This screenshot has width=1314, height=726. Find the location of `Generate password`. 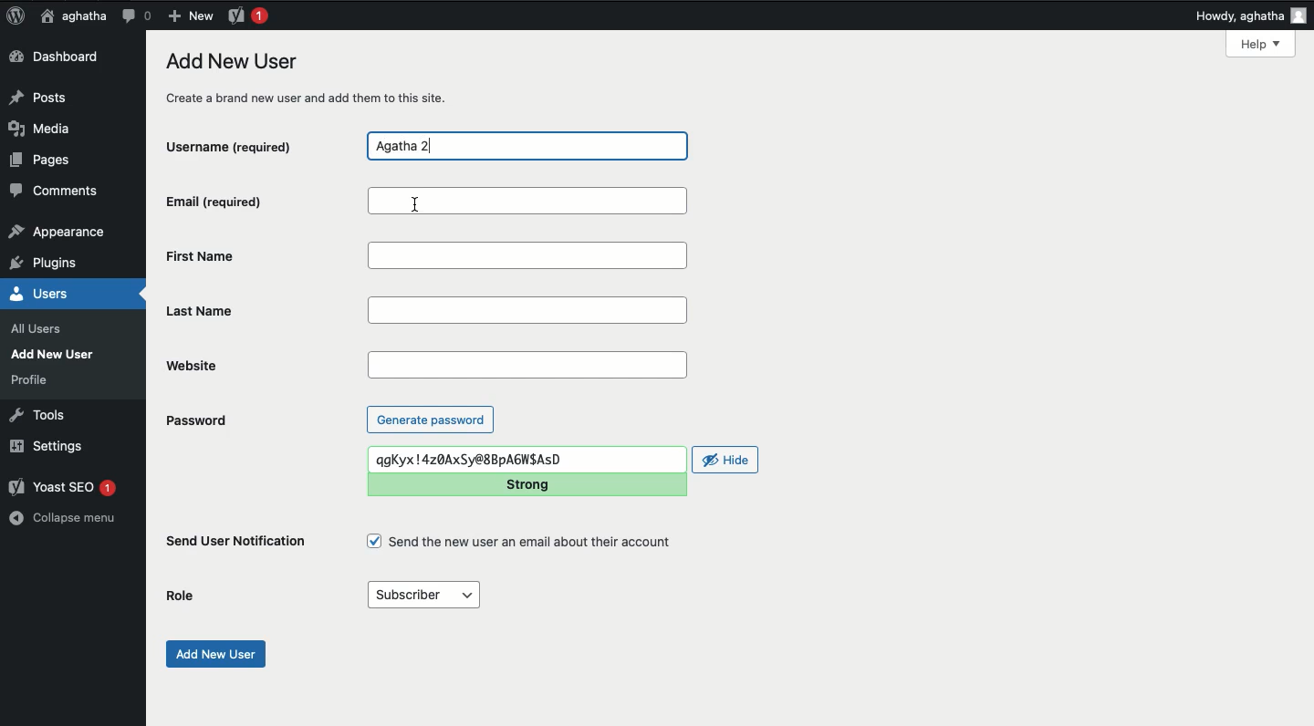

Generate password is located at coordinates (431, 419).